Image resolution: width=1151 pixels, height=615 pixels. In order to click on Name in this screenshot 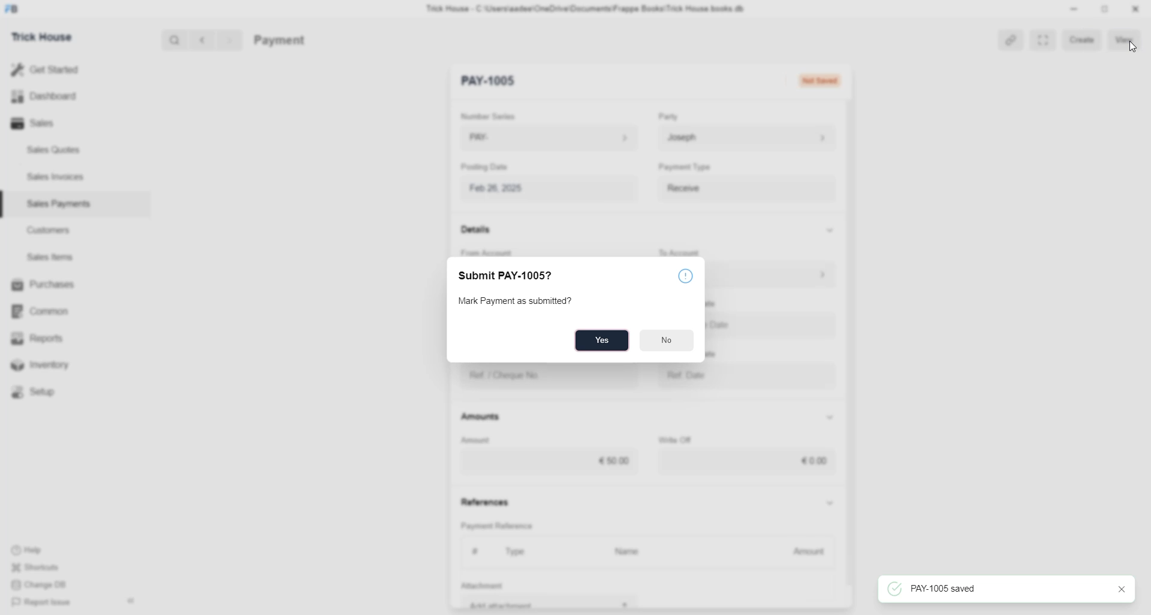, I will do `click(631, 553)`.